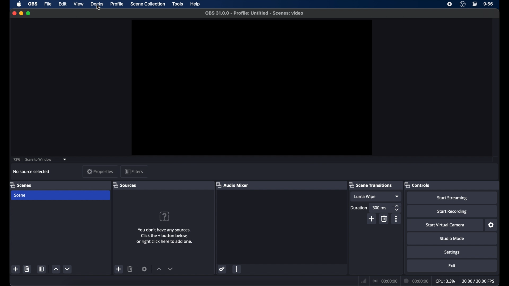 Image resolution: width=509 pixels, height=286 pixels. What do you see at coordinates (100, 172) in the screenshot?
I see `properties` at bounding box center [100, 172].